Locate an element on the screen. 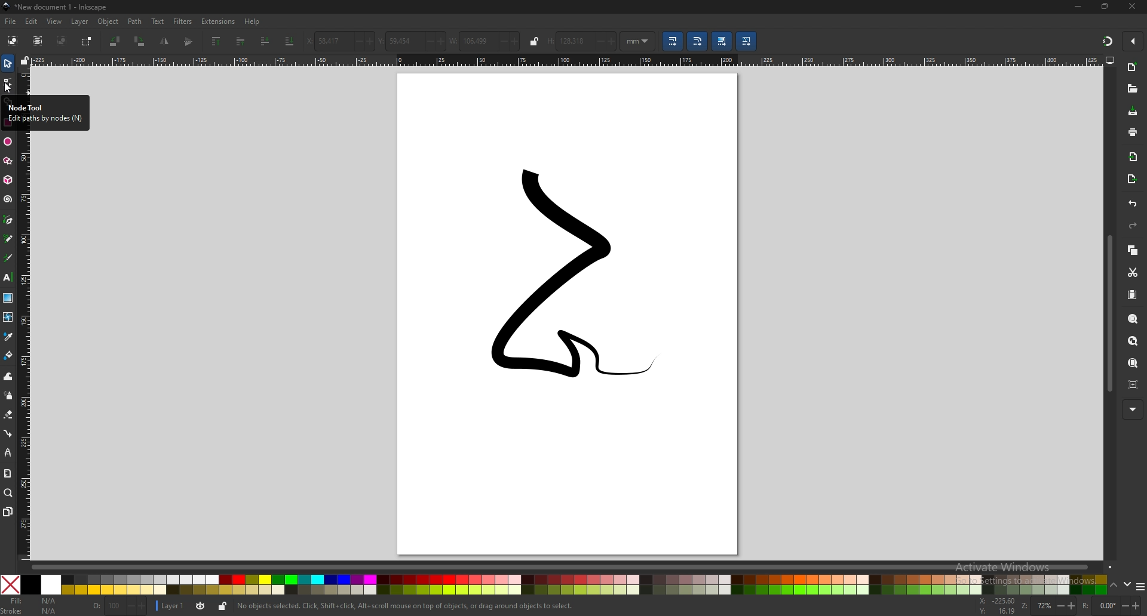 This screenshot has width=1147, height=616. horizontal scale is located at coordinates (565, 60).